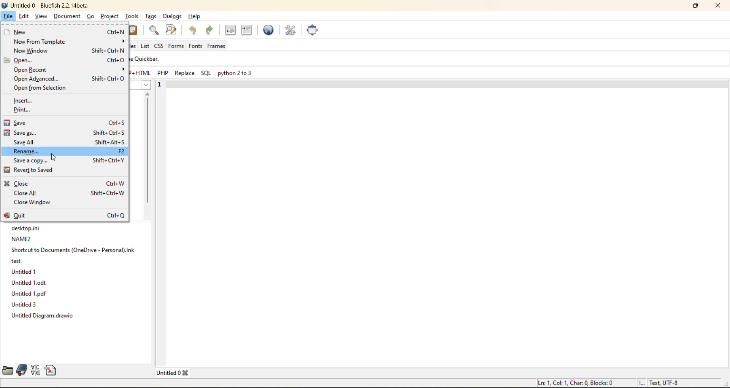  I want to click on tags, so click(152, 17).